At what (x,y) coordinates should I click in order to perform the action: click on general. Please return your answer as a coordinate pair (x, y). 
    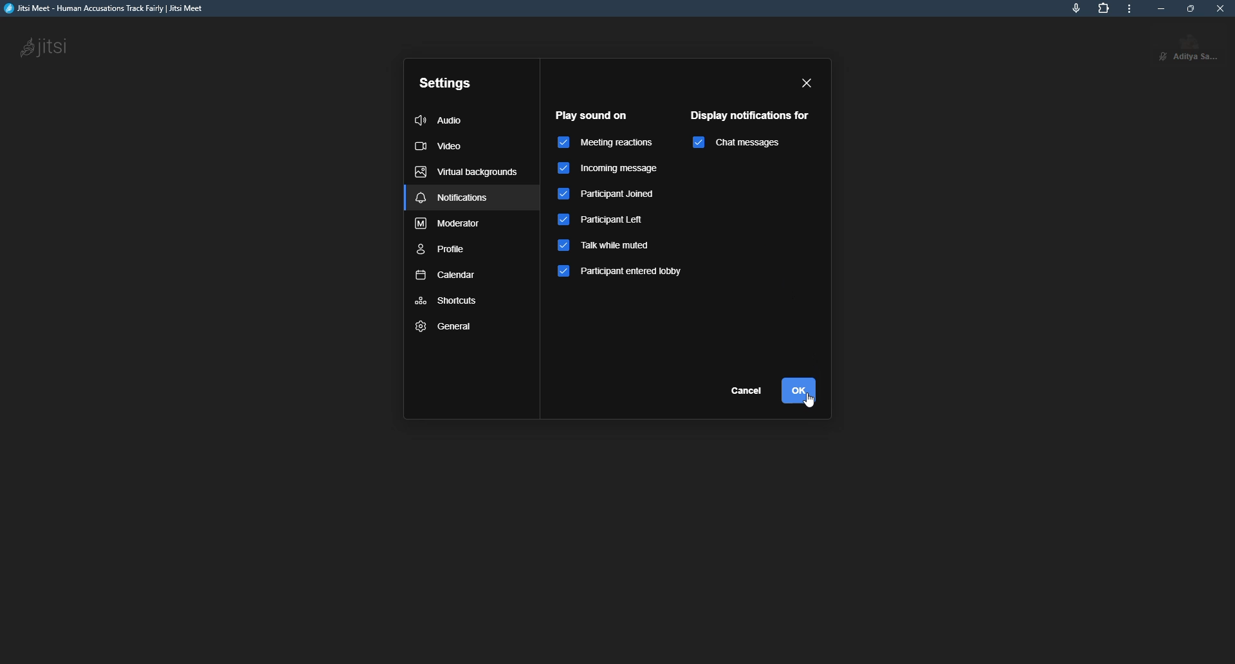
    Looking at the image, I should click on (445, 326).